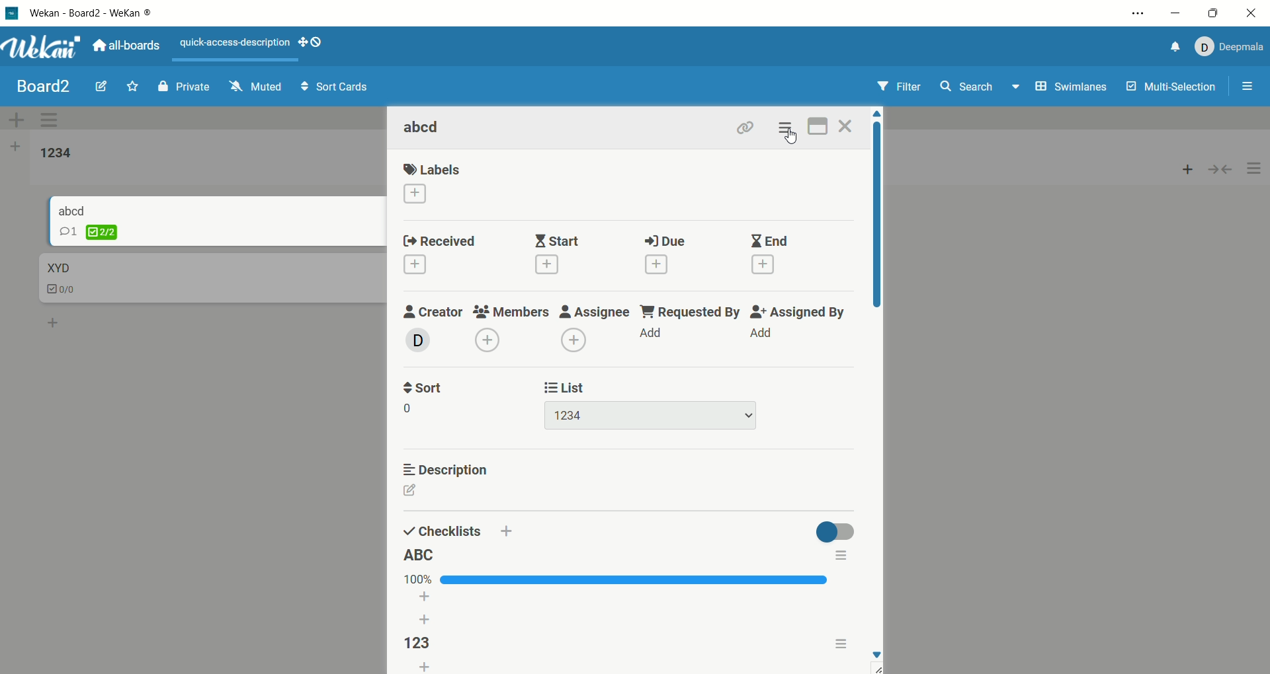 This screenshot has width=1270, height=674. What do you see at coordinates (18, 120) in the screenshot?
I see `add swimlane` at bounding box center [18, 120].